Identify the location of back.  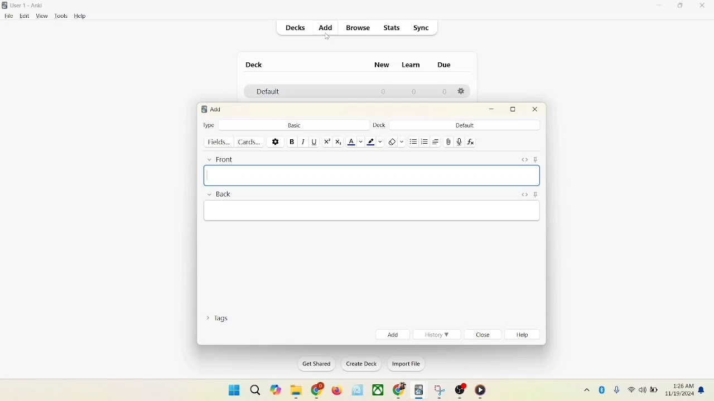
(219, 195).